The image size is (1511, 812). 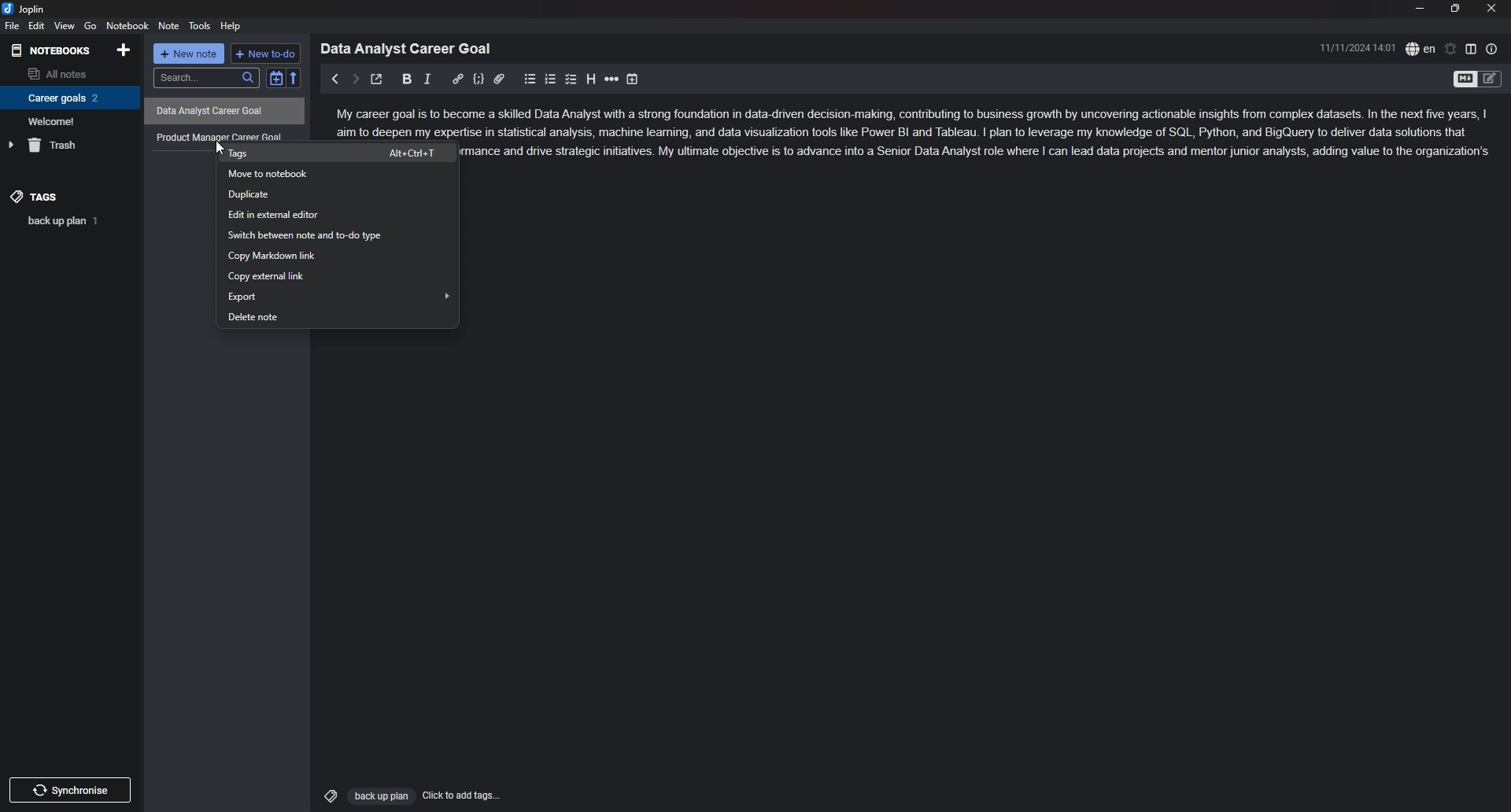 What do you see at coordinates (189, 54) in the screenshot?
I see `+ new note` at bounding box center [189, 54].